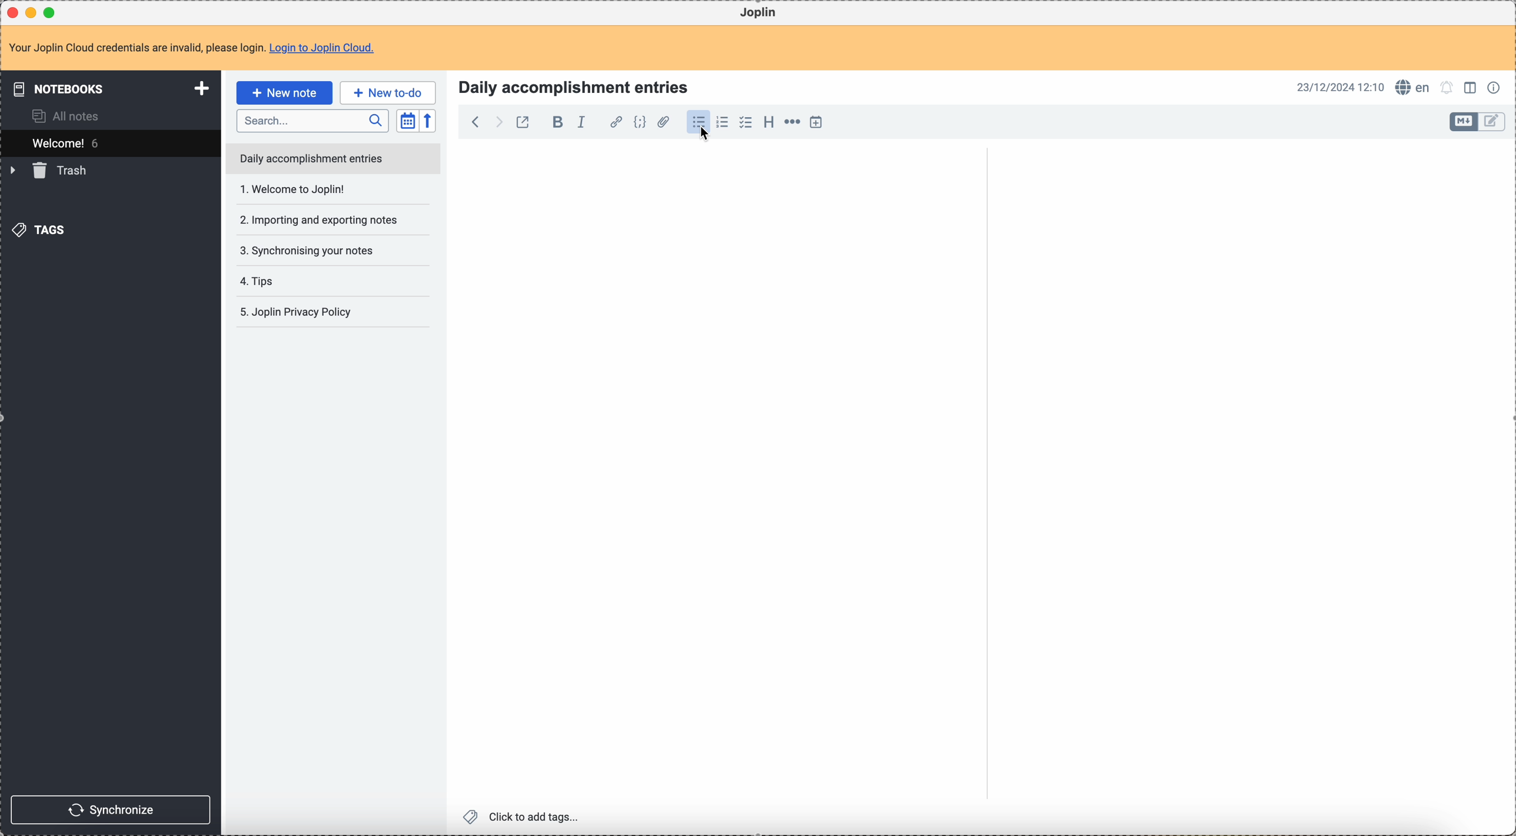 Image resolution: width=1516 pixels, height=836 pixels. Describe the element at coordinates (14, 12) in the screenshot. I see `close Joplin` at that location.